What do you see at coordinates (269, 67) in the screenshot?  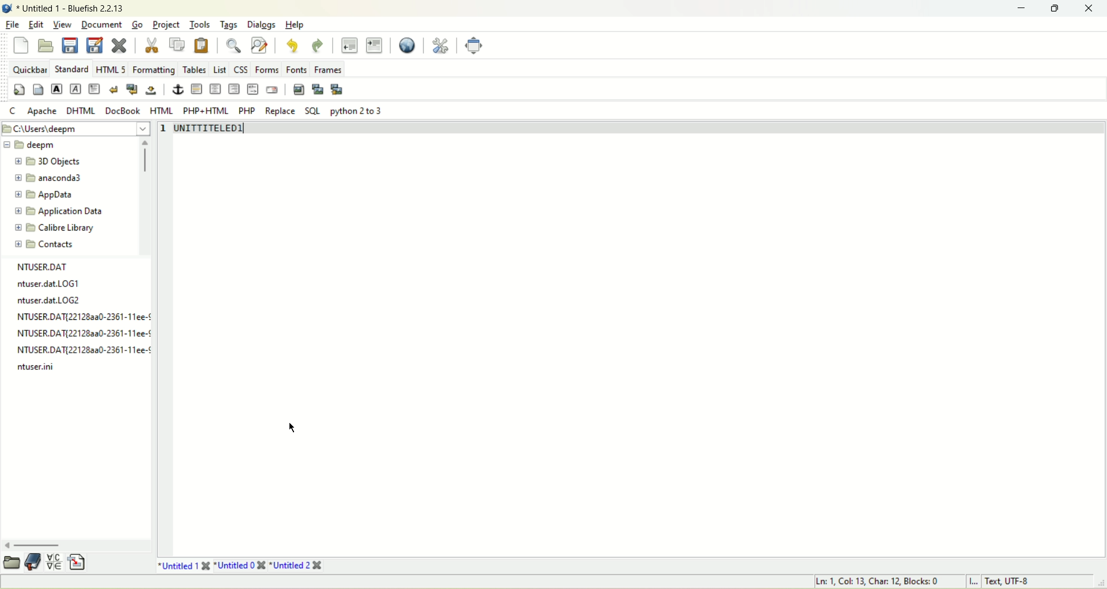 I see `Forms ` at bounding box center [269, 67].